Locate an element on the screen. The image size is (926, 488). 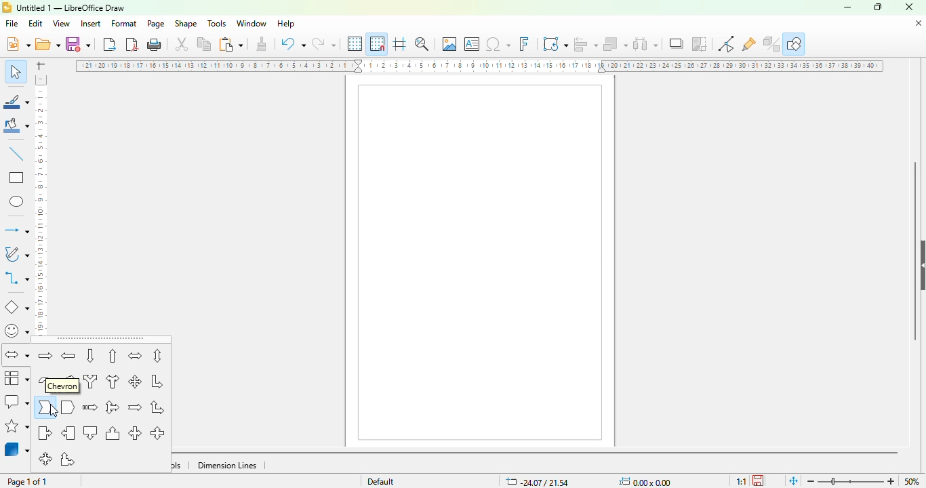
50% is located at coordinates (912, 481).